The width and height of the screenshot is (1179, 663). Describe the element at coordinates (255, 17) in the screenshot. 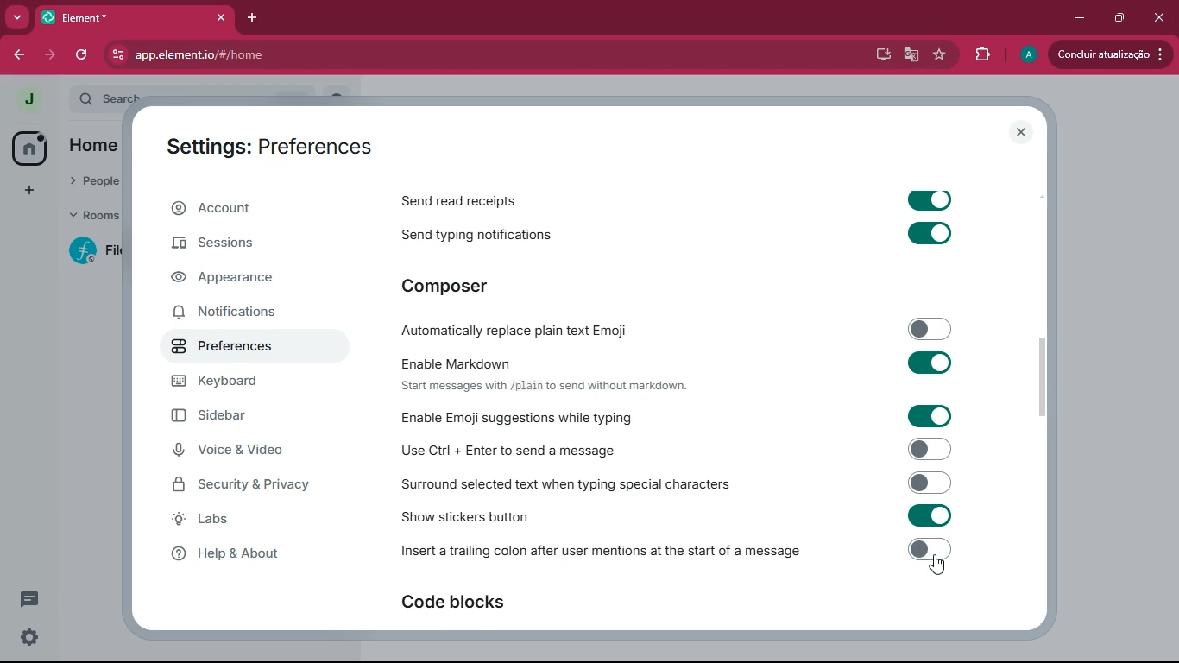

I see `add tab` at that location.